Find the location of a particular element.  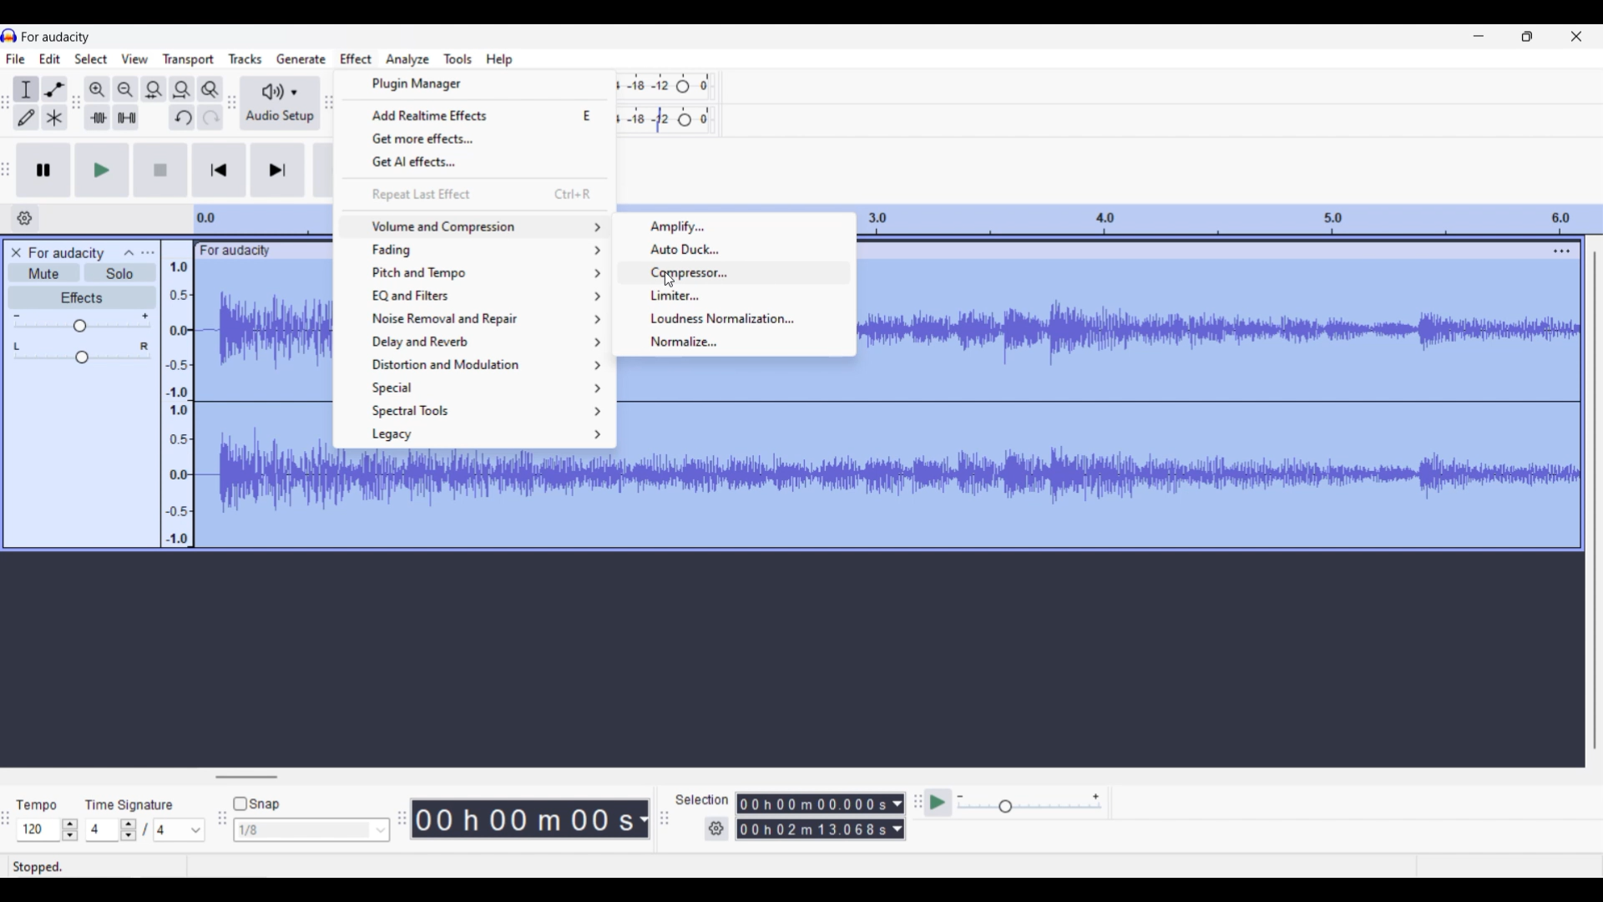

Close track is located at coordinates (15, 252).